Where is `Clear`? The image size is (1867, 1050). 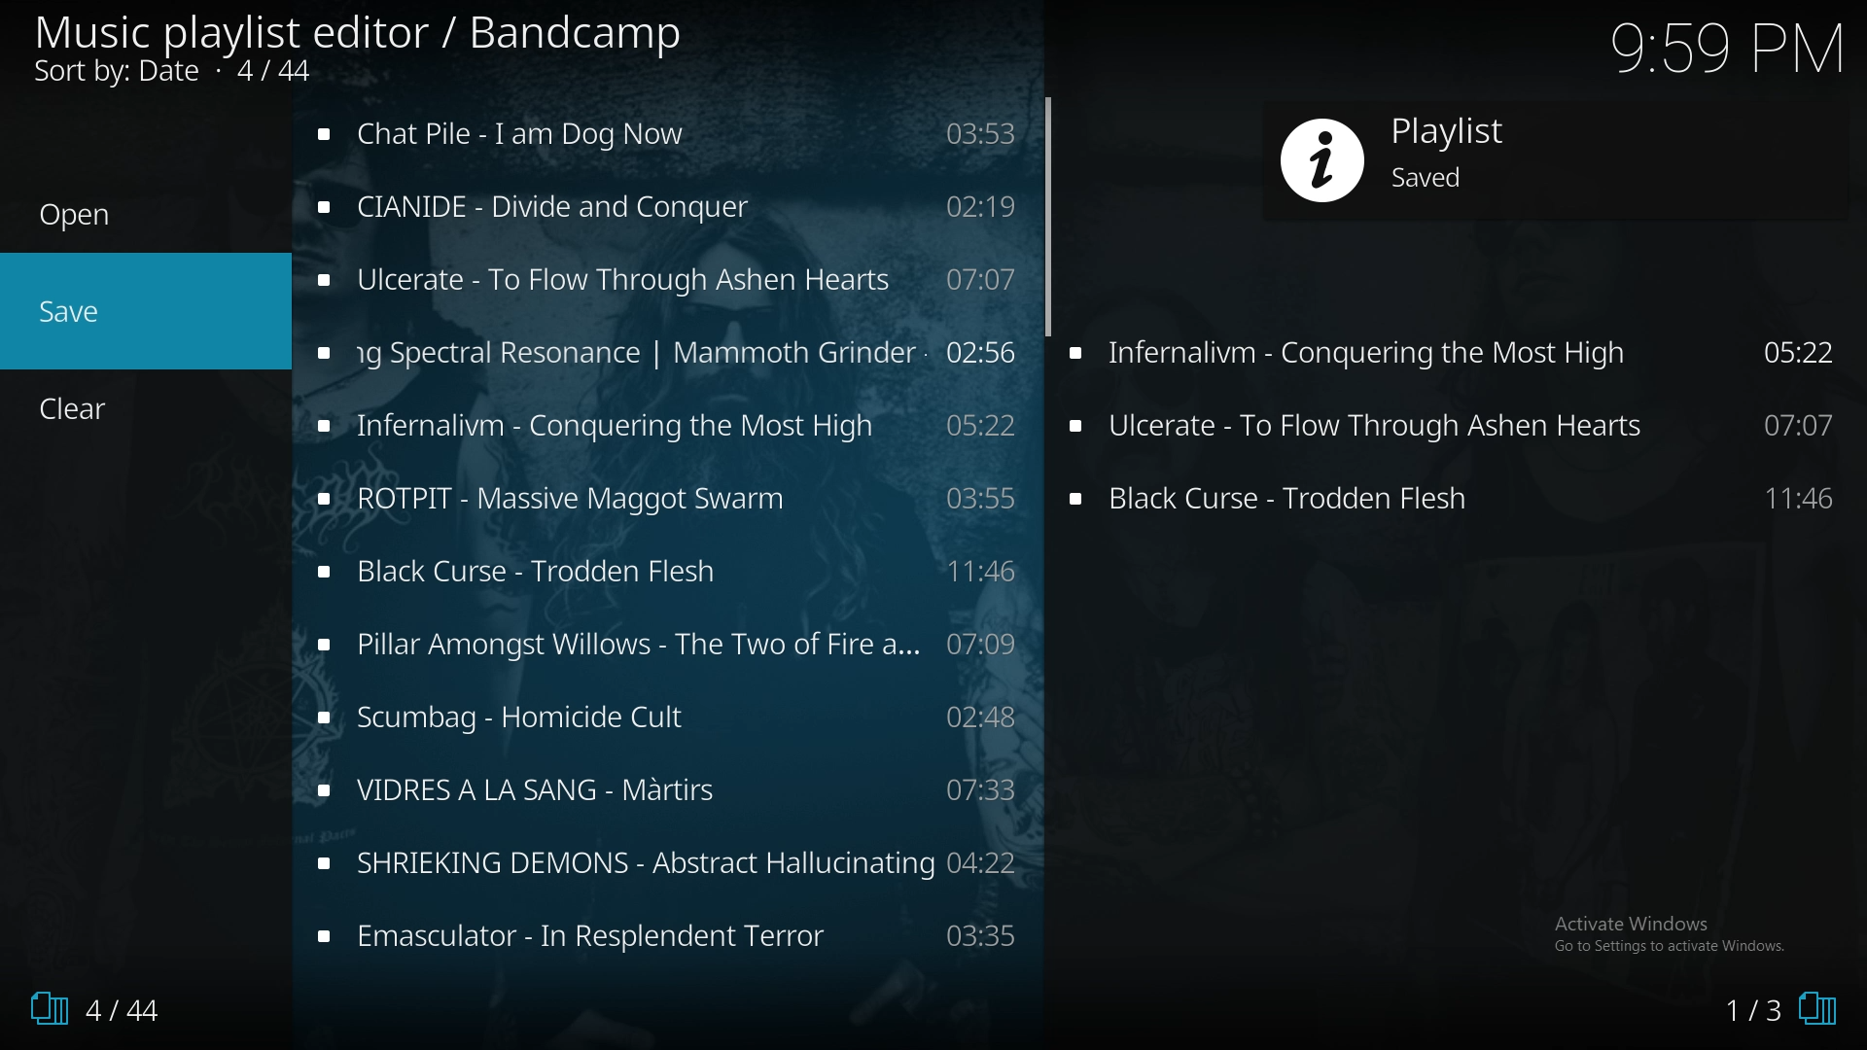
Clear is located at coordinates (85, 409).